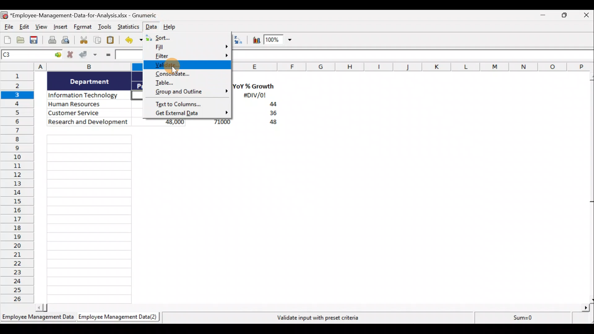  Describe the element at coordinates (70, 55) in the screenshot. I see `Cancel changes` at that location.